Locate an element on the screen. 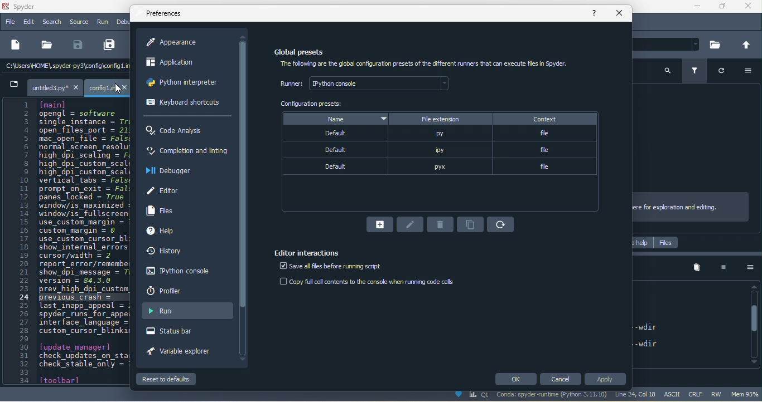 This screenshot has width=762, height=402. new is located at coordinates (15, 44).